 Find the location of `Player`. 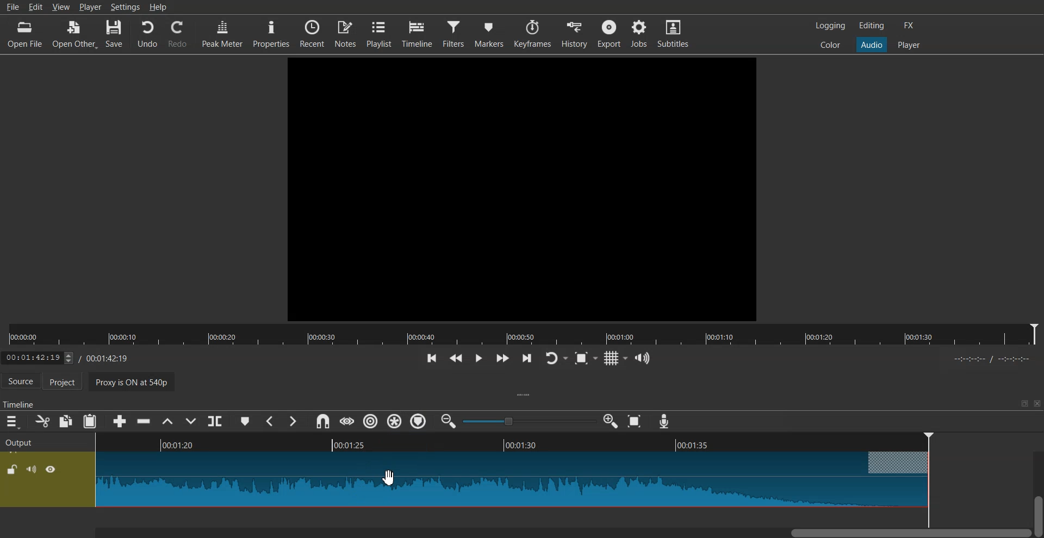

Player is located at coordinates (90, 7).